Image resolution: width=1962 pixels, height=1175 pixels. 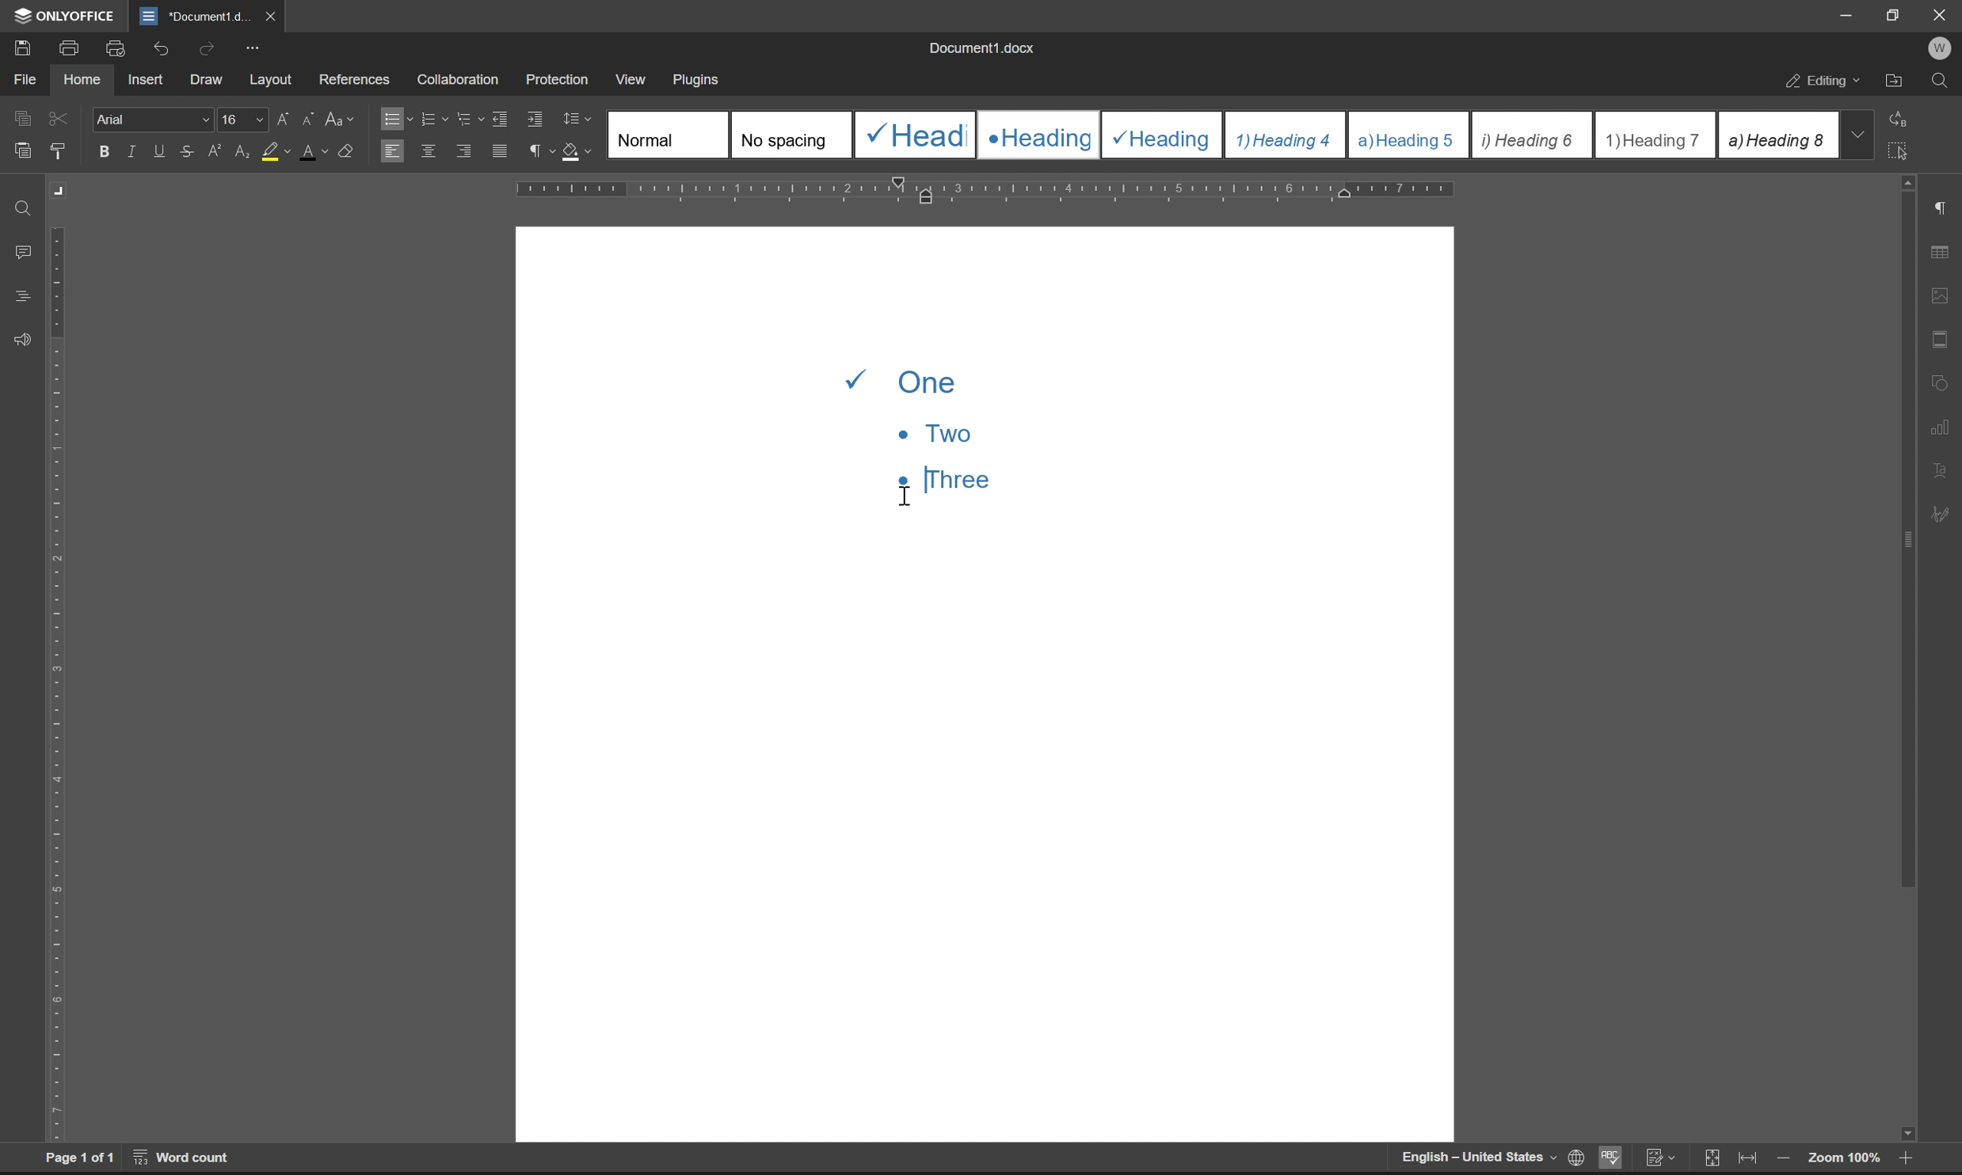 I want to click on Heading 6, so click(x=1530, y=136).